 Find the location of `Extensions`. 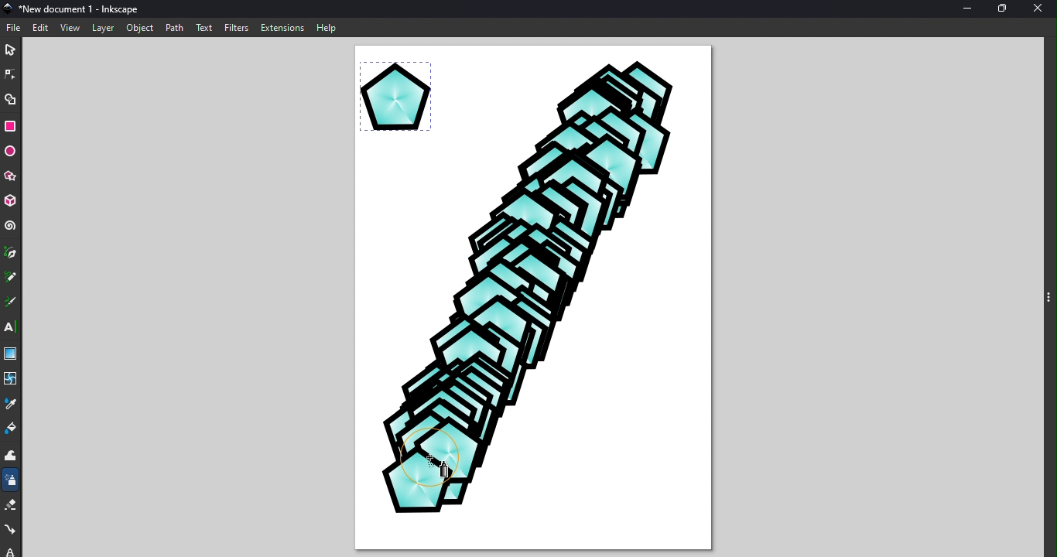

Extensions is located at coordinates (281, 27).